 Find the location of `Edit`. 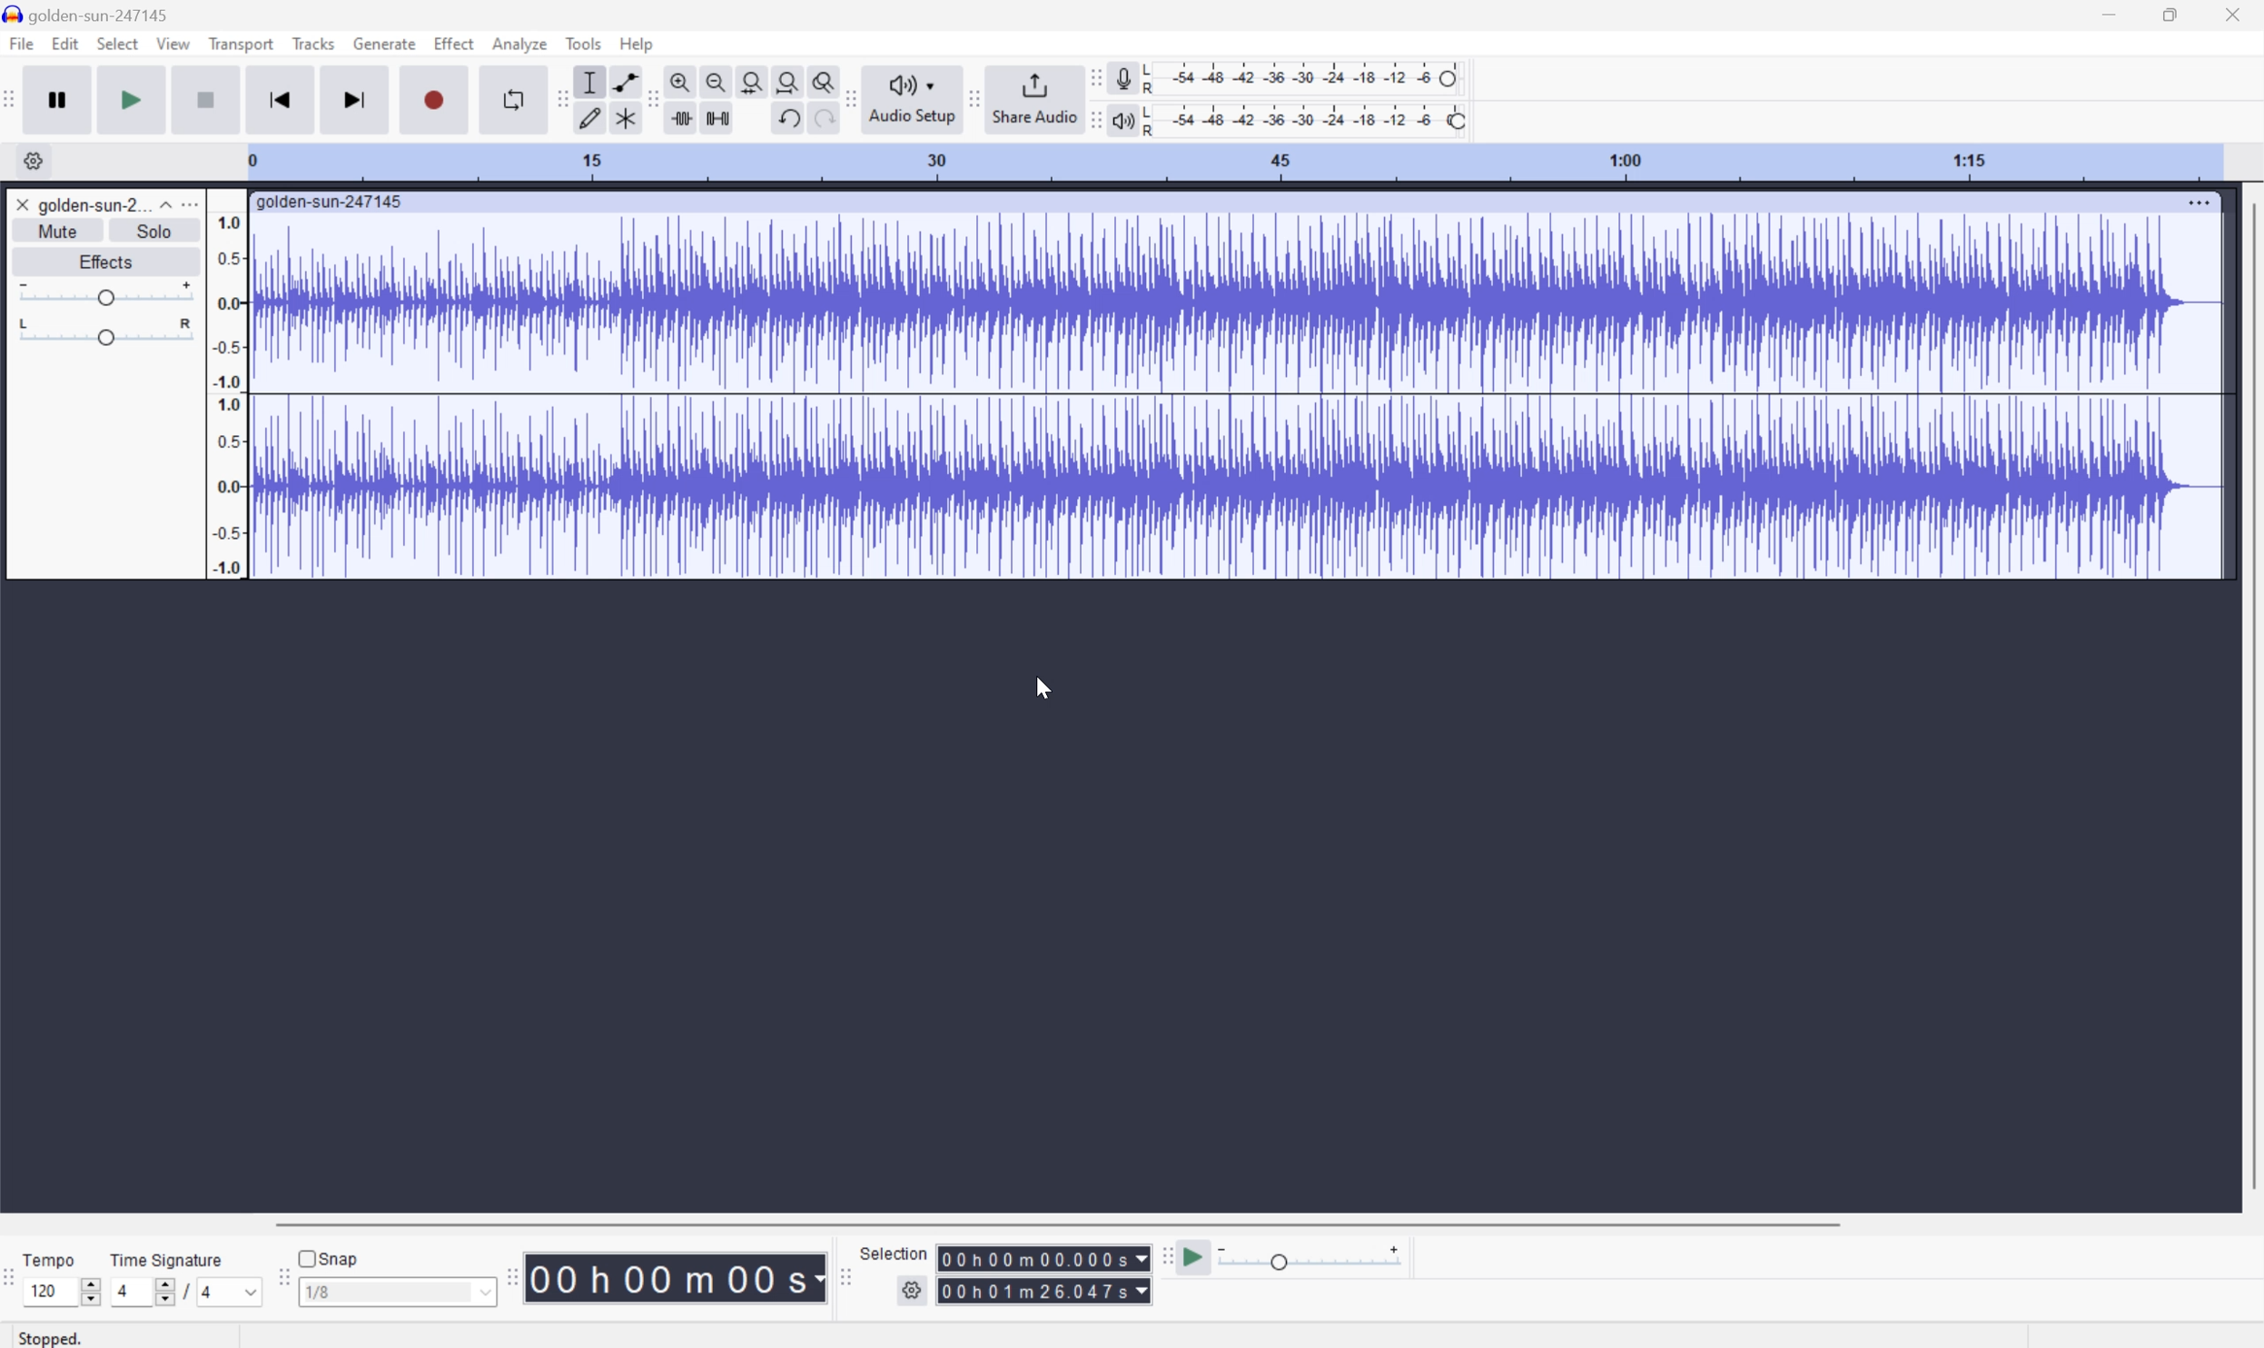

Edit is located at coordinates (65, 44).